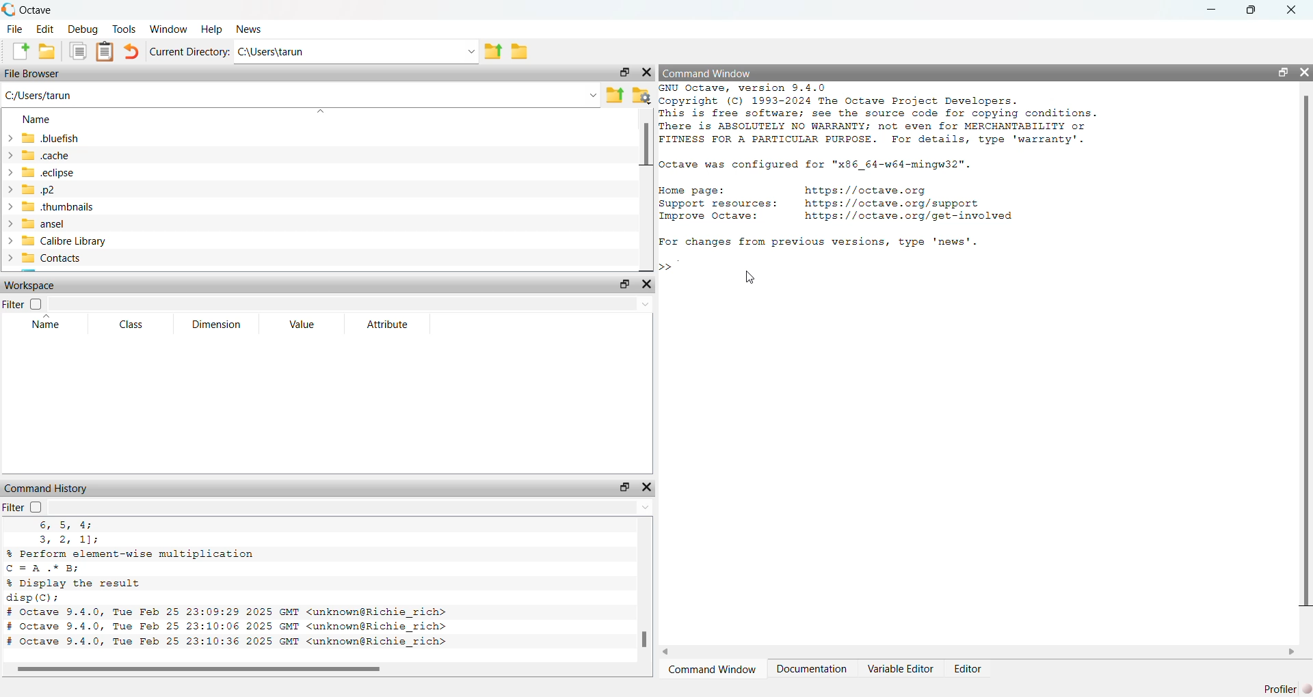  What do you see at coordinates (616, 96) in the screenshot?
I see `Parent Directory` at bounding box center [616, 96].